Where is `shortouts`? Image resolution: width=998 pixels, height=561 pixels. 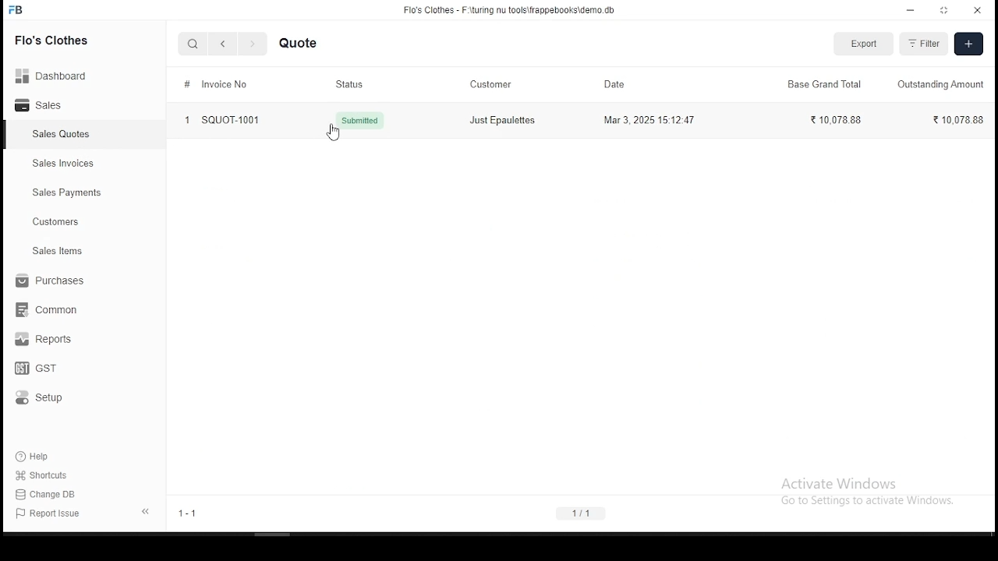 shortouts is located at coordinates (42, 475).